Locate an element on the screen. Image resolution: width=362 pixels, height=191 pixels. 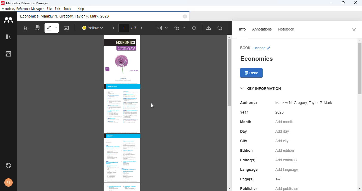
page(s) is located at coordinates (247, 179).